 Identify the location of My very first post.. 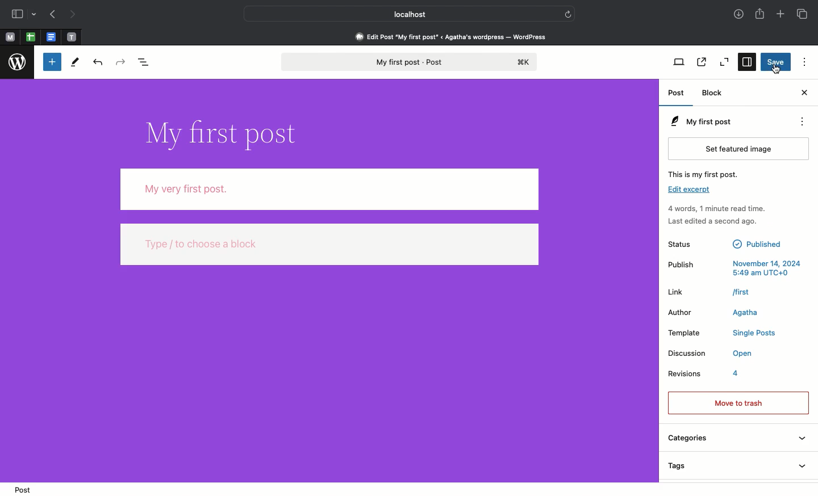
(329, 190).